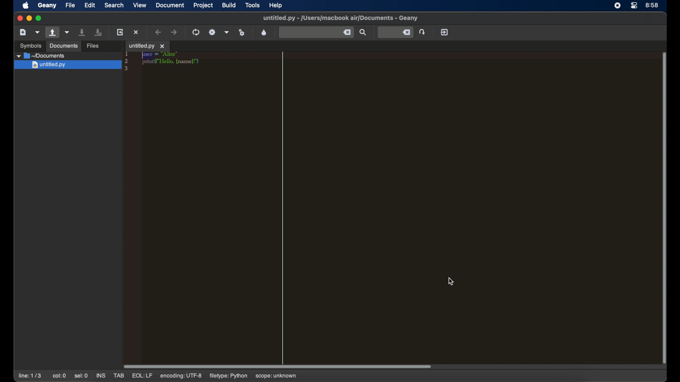 This screenshot has height=382, width=680. I want to click on documents, so click(41, 56).